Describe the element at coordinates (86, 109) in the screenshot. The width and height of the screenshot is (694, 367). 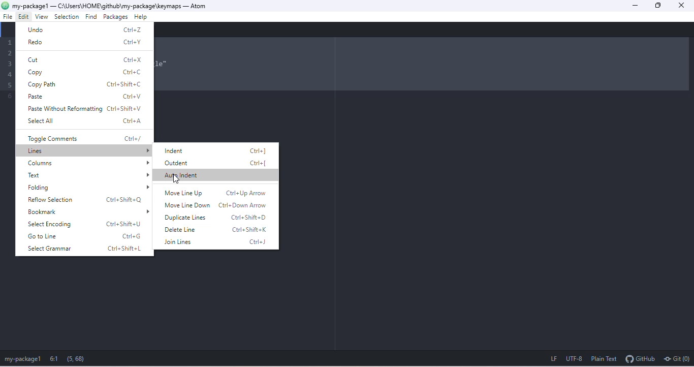
I see `paste without reforming ` at that location.